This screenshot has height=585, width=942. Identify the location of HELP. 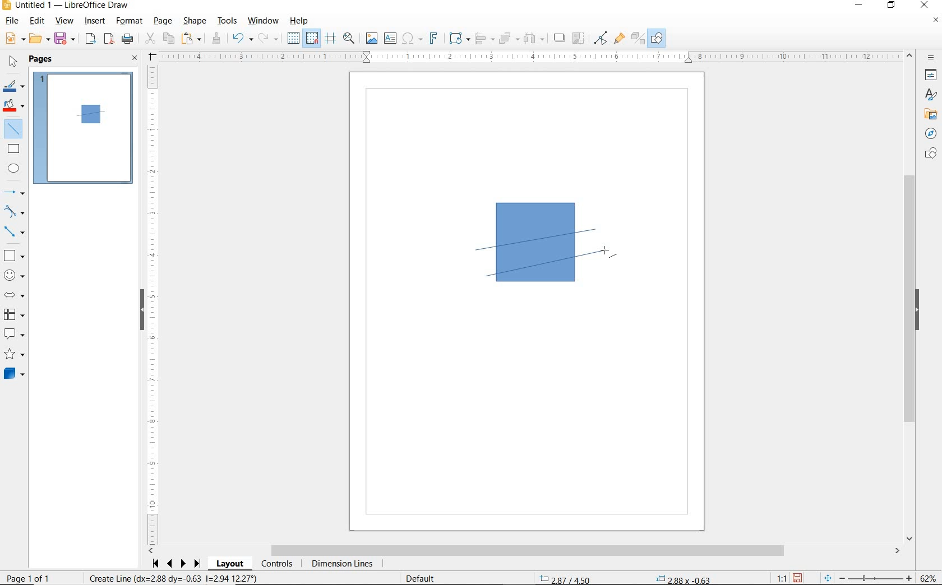
(302, 21).